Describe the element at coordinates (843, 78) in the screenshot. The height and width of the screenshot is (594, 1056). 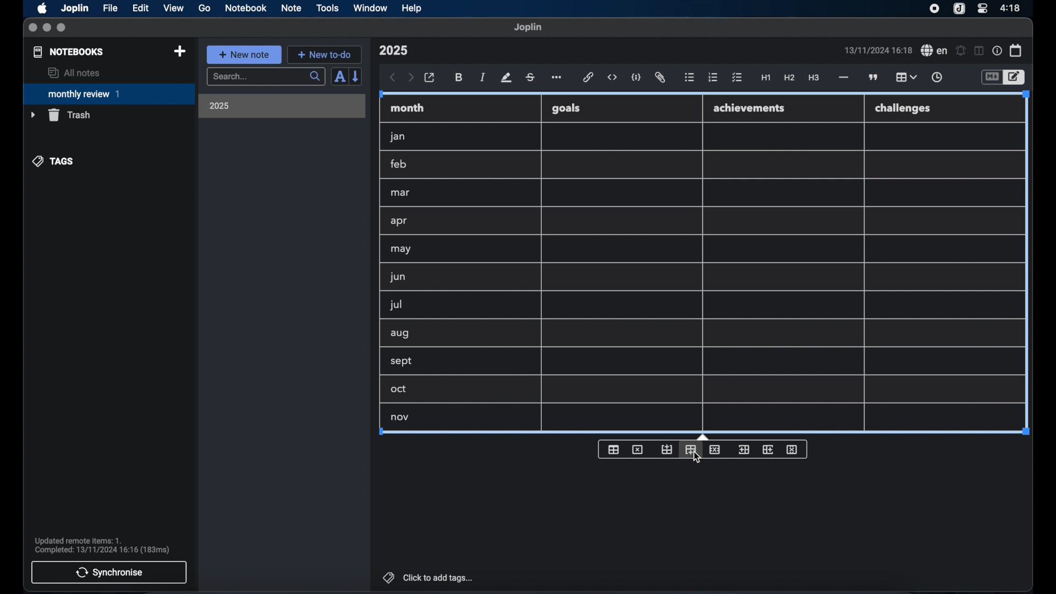
I see `horizontal rule` at that location.